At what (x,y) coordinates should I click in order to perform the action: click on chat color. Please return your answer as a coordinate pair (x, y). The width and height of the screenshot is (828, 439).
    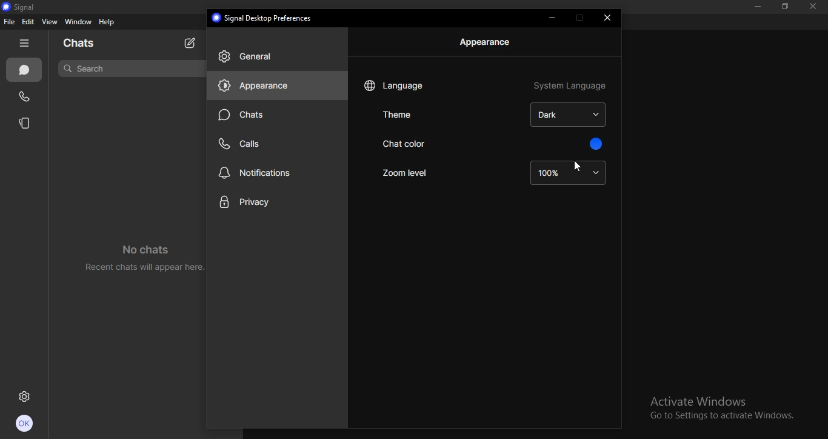
    Looking at the image, I should click on (426, 144).